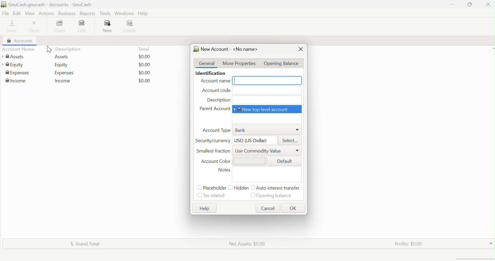 This screenshot has height=261, width=495. I want to click on Hidden, so click(242, 187).